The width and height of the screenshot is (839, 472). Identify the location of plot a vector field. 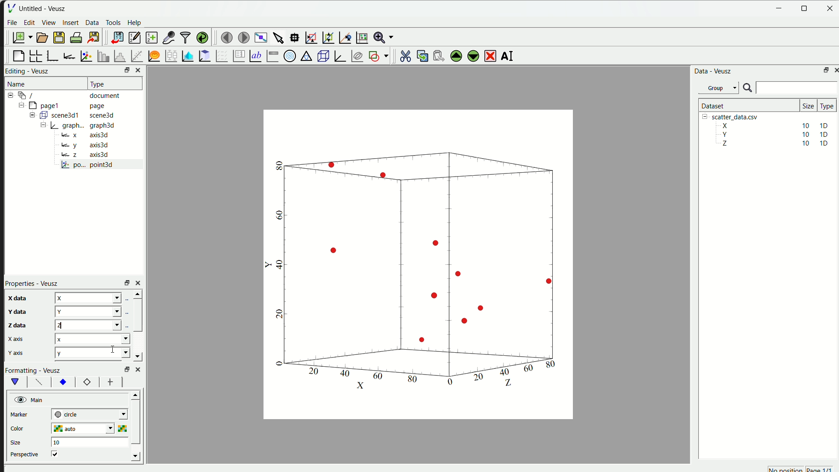
(220, 56).